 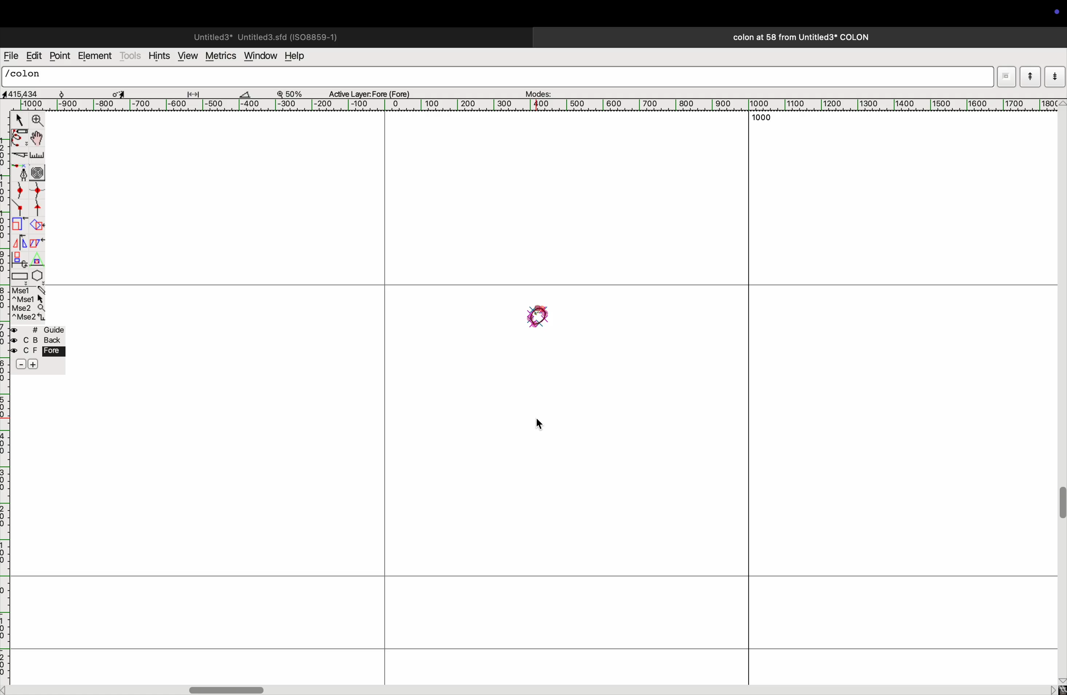 What do you see at coordinates (38, 156) in the screenshot?
I see `scale` at bounding box center [38, 156].